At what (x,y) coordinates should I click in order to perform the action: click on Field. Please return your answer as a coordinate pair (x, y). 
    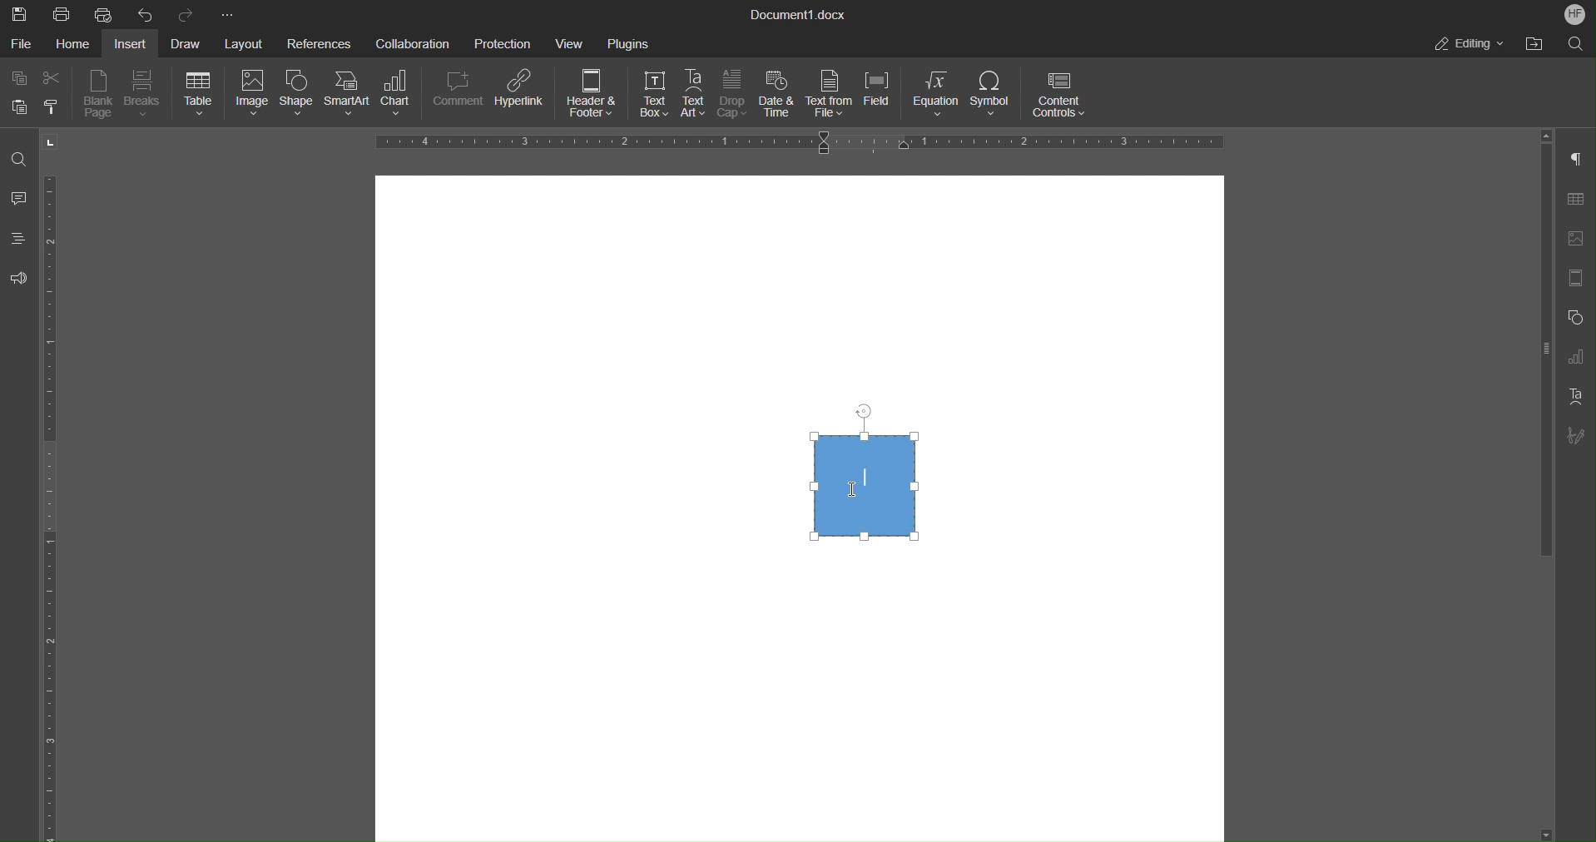
    Looking at the image, I should click on (883, 96).